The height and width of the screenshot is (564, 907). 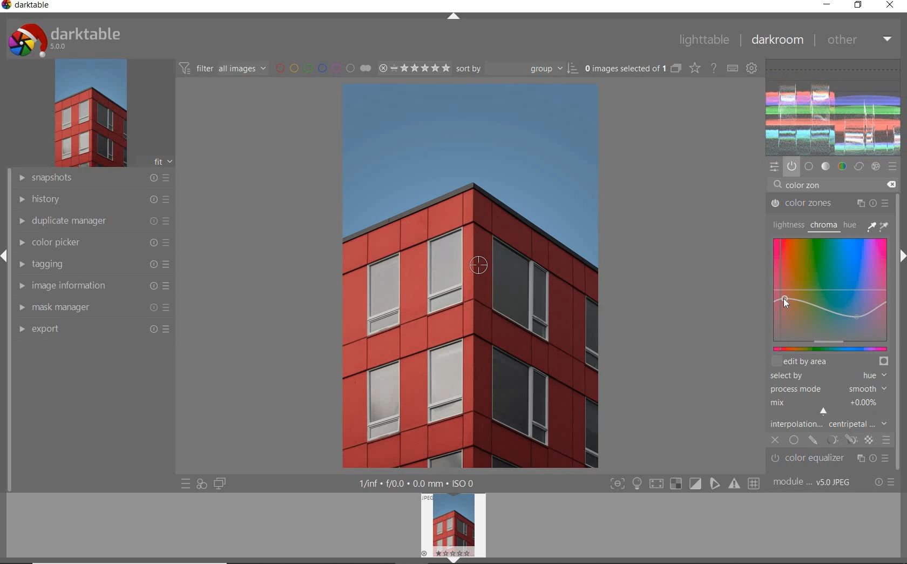 I want to click on PROCESS MODE, so click(x=827, y=388).